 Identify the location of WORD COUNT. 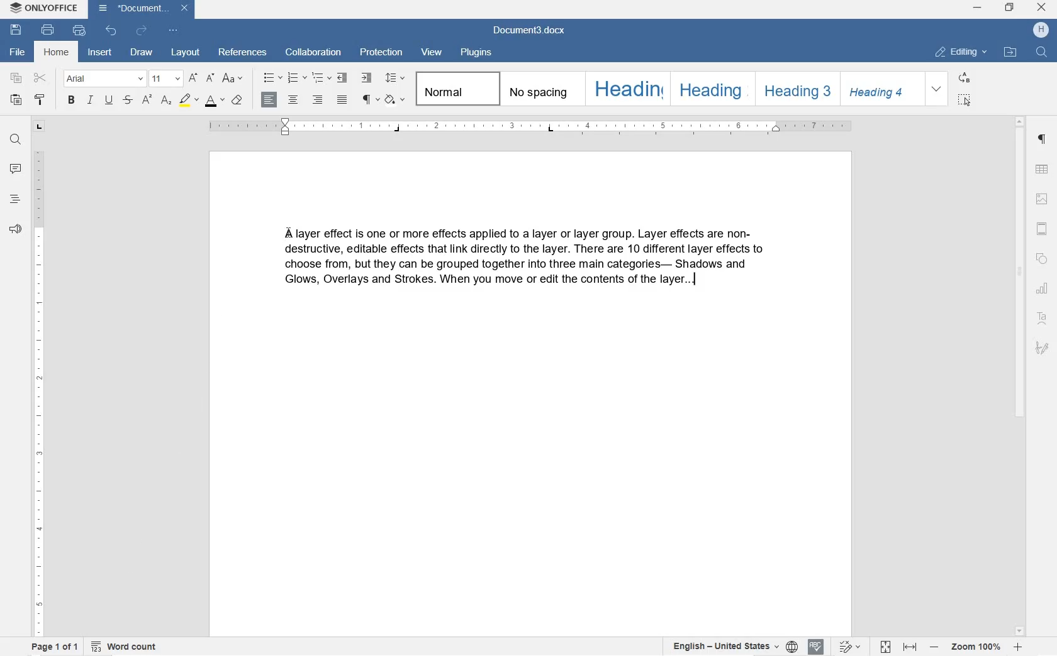
(122, 647).